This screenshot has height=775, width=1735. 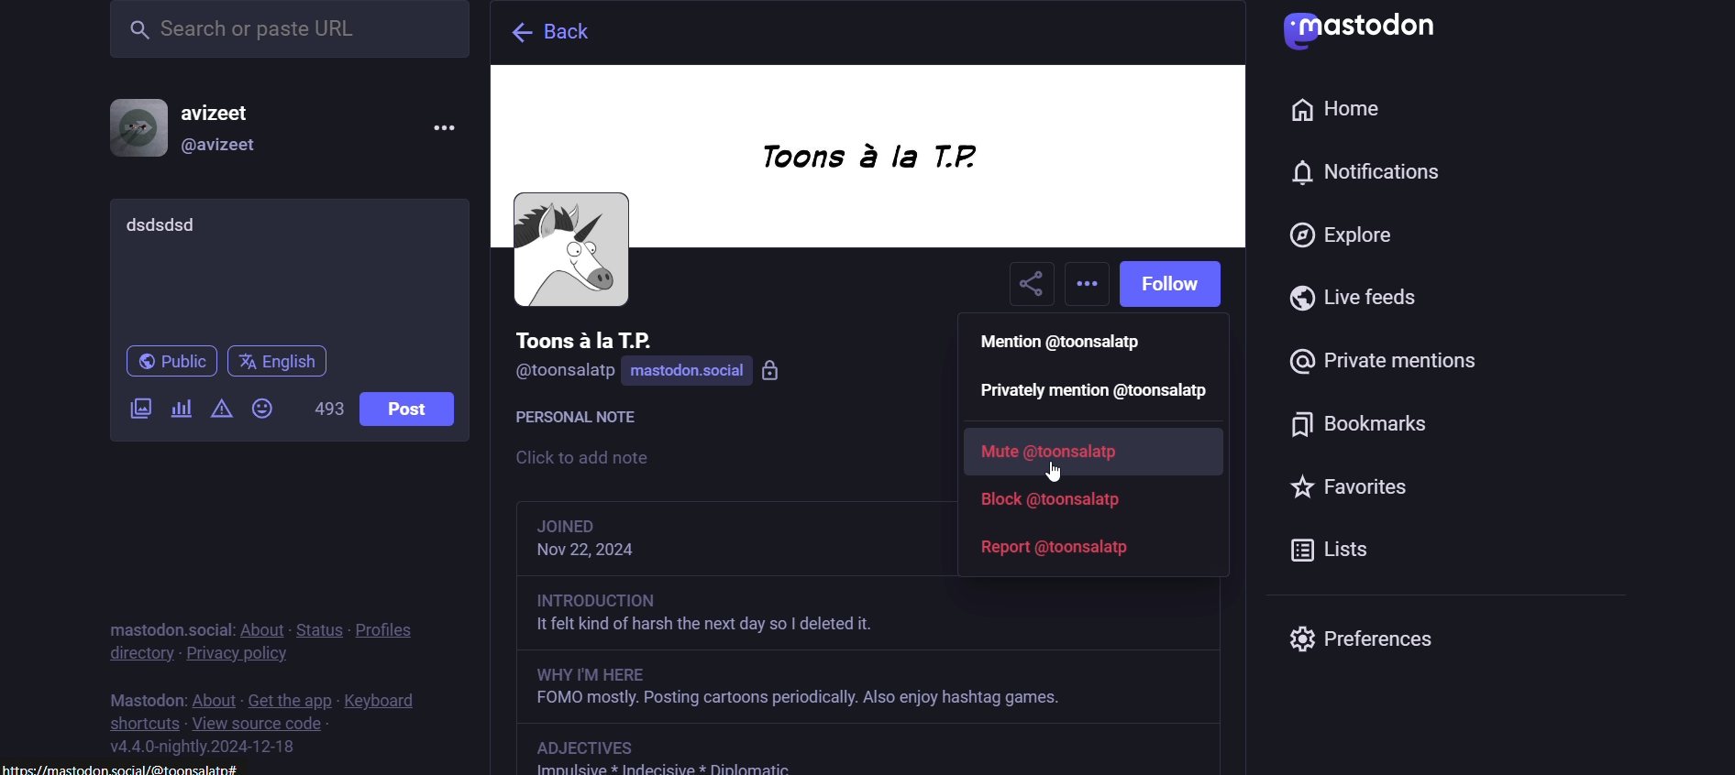 What do you see at coordinates (289, 29) in the screenshot?
I see `search` at bounding box center [289, 29].